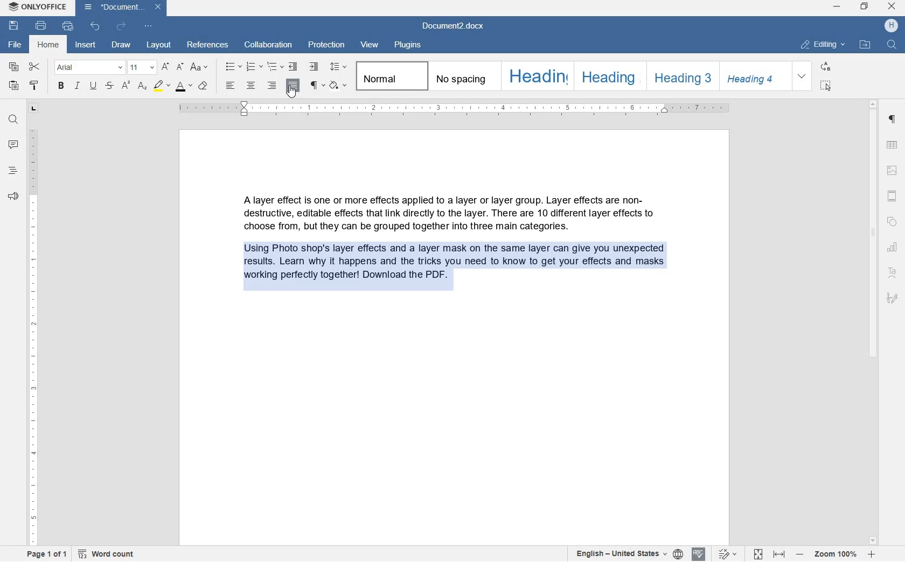  Describe the element at coordinates (123, 45) in the screenshot. I see `DRAW` at that location.